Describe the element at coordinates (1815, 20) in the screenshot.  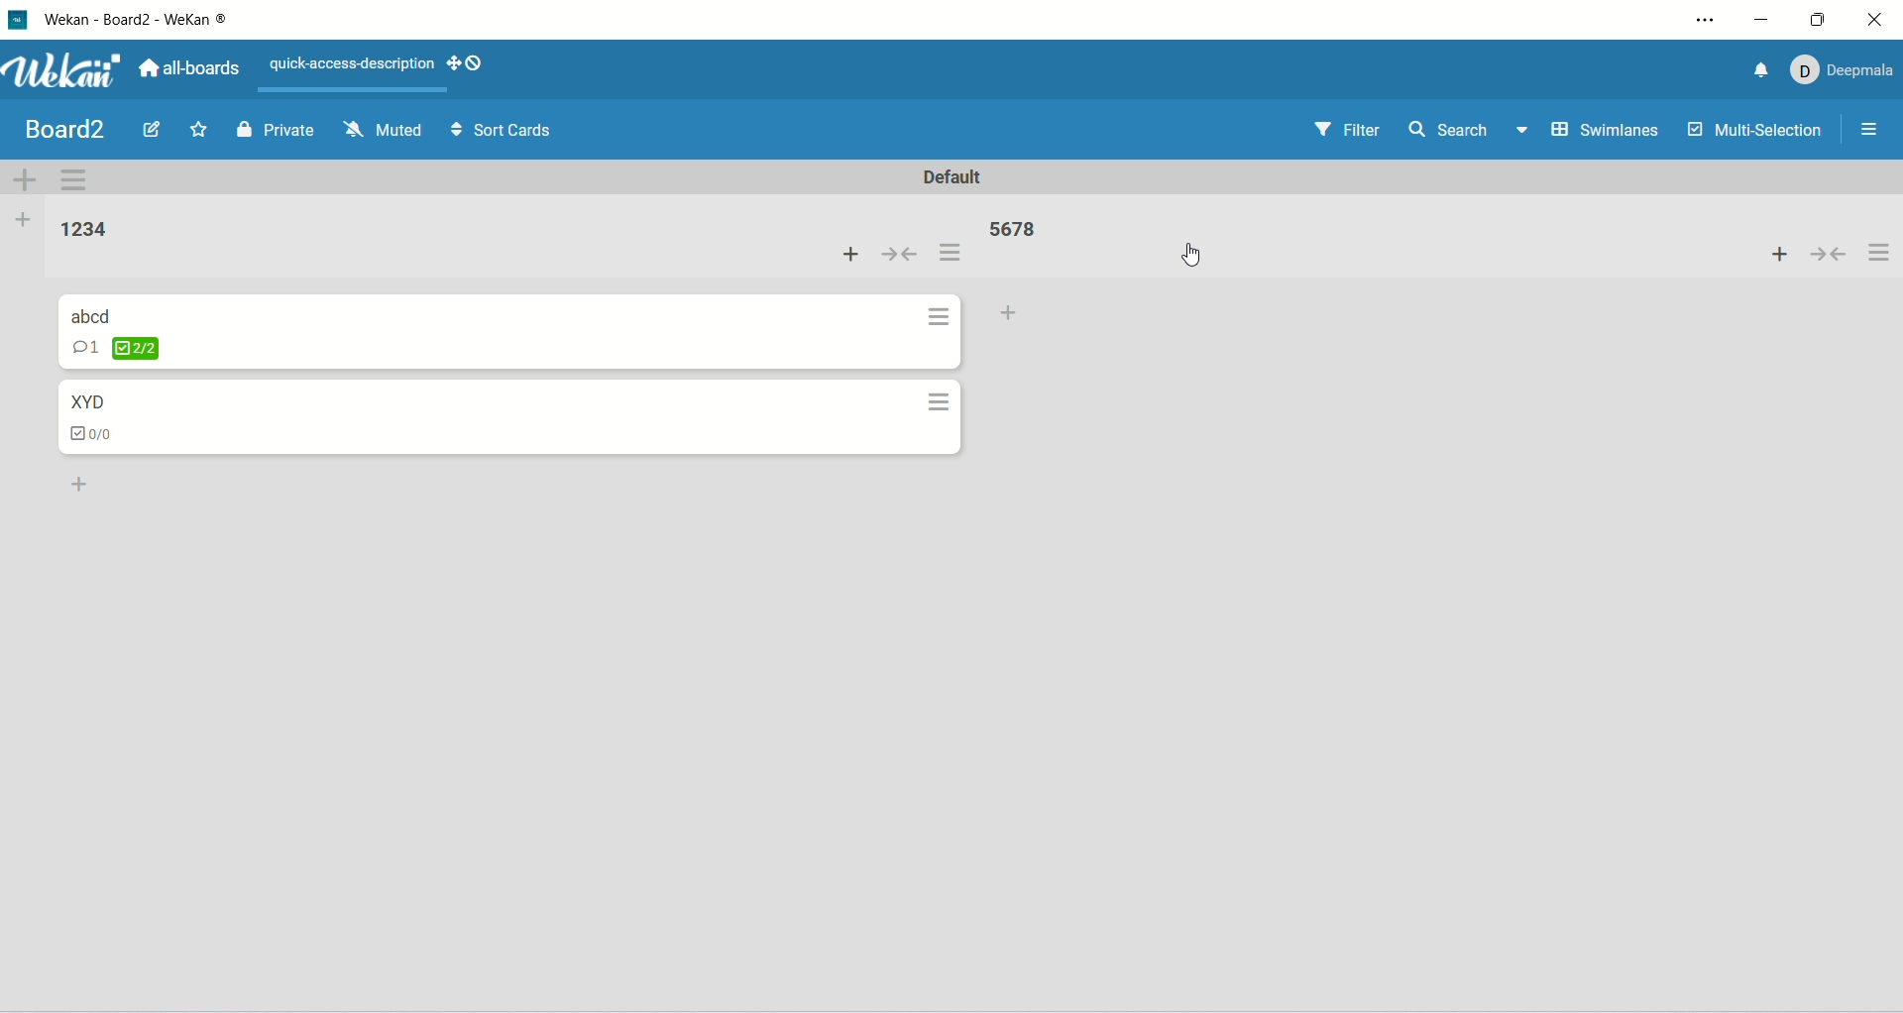
I see `maximize` at that location.